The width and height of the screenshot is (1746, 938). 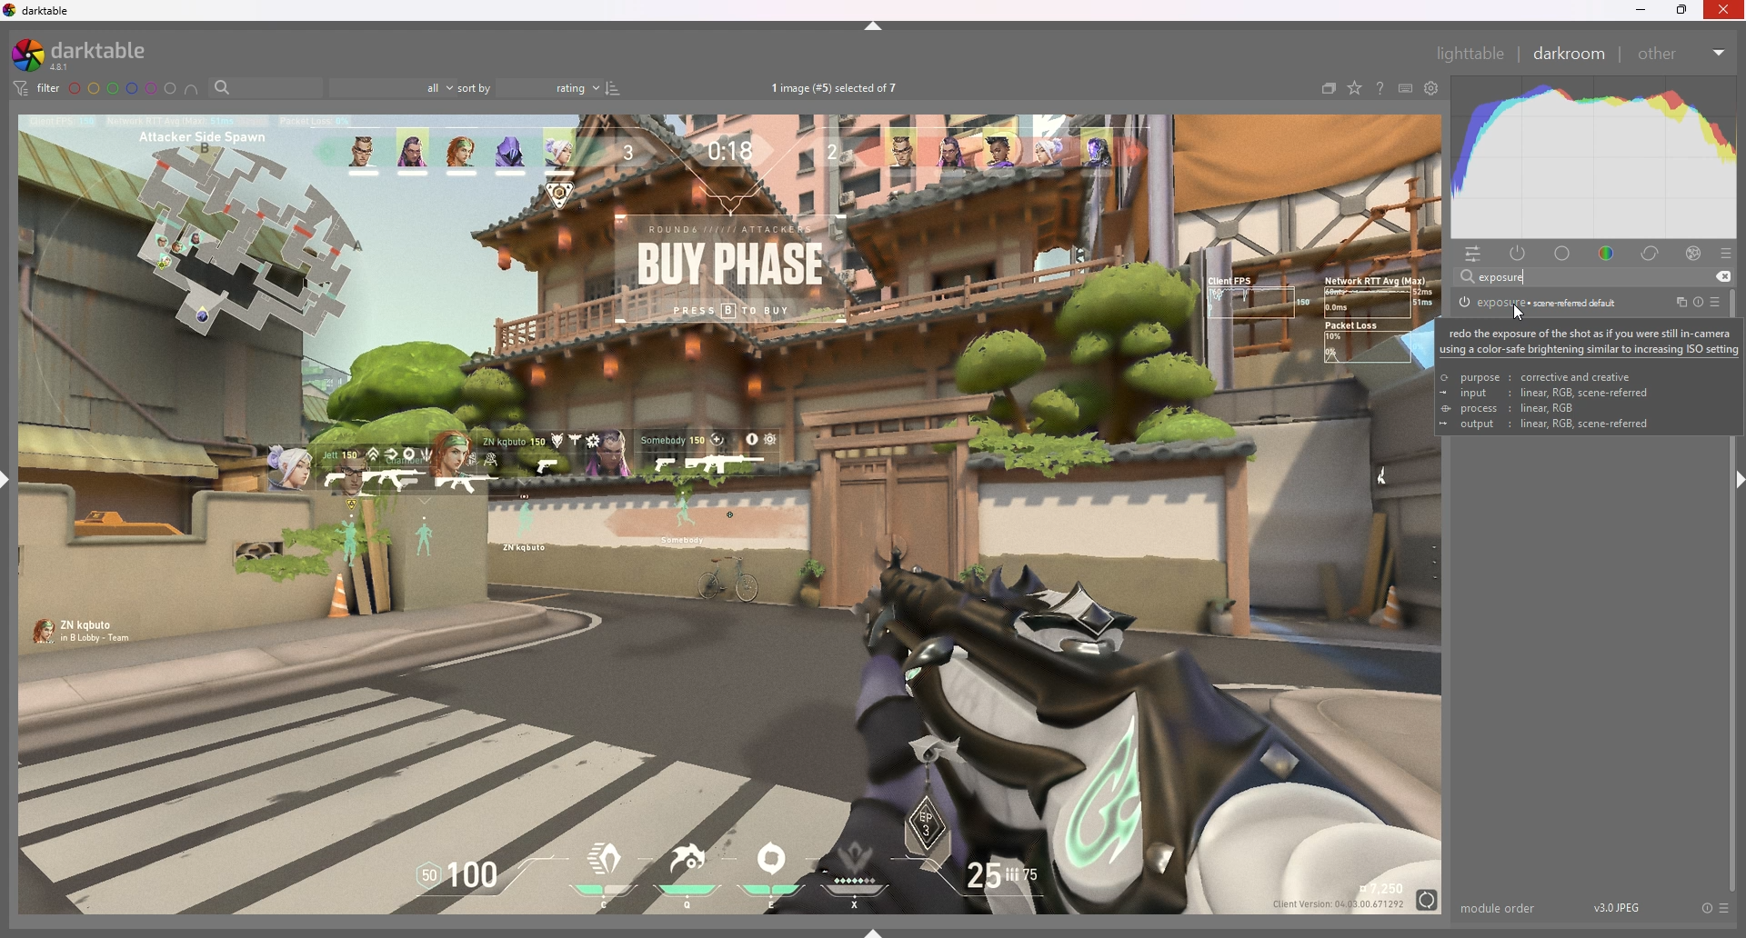 What do you see at coordinates (1539, 302) in the screenshot?
I see `exposure` at bounding box center [1539, 302].